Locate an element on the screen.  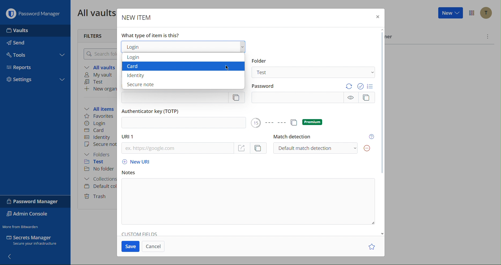
Identity is located at coordinates (136, 75).